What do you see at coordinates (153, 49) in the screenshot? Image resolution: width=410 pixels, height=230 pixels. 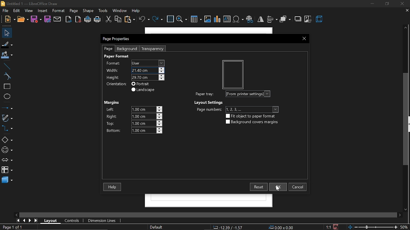 I see `transparency` at bounding box center [153, 49].